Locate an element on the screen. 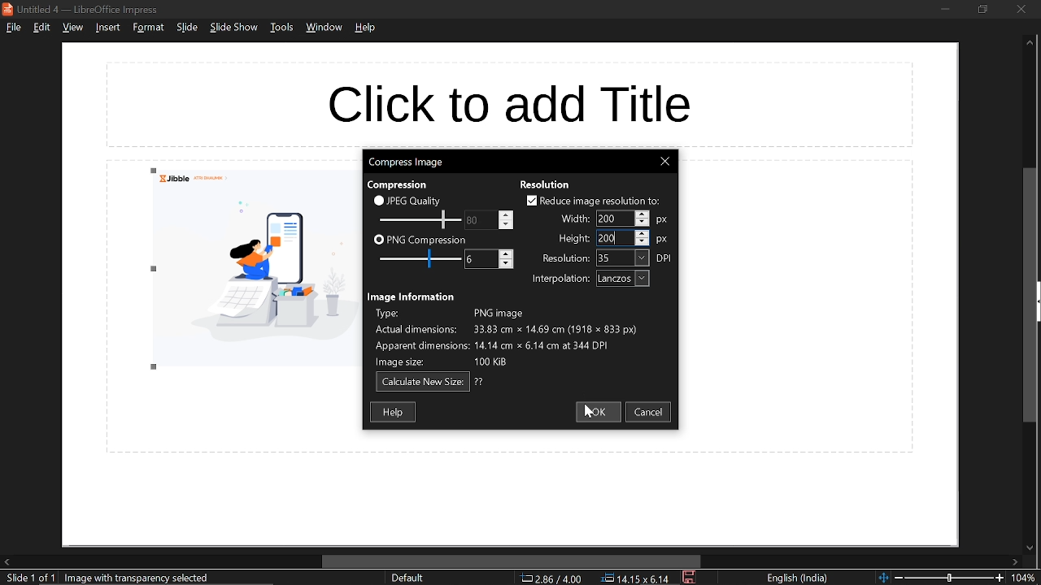 Image resolution: width=1041 pixels, height=585 pixels. increase width is located at coordinates (642, 213).